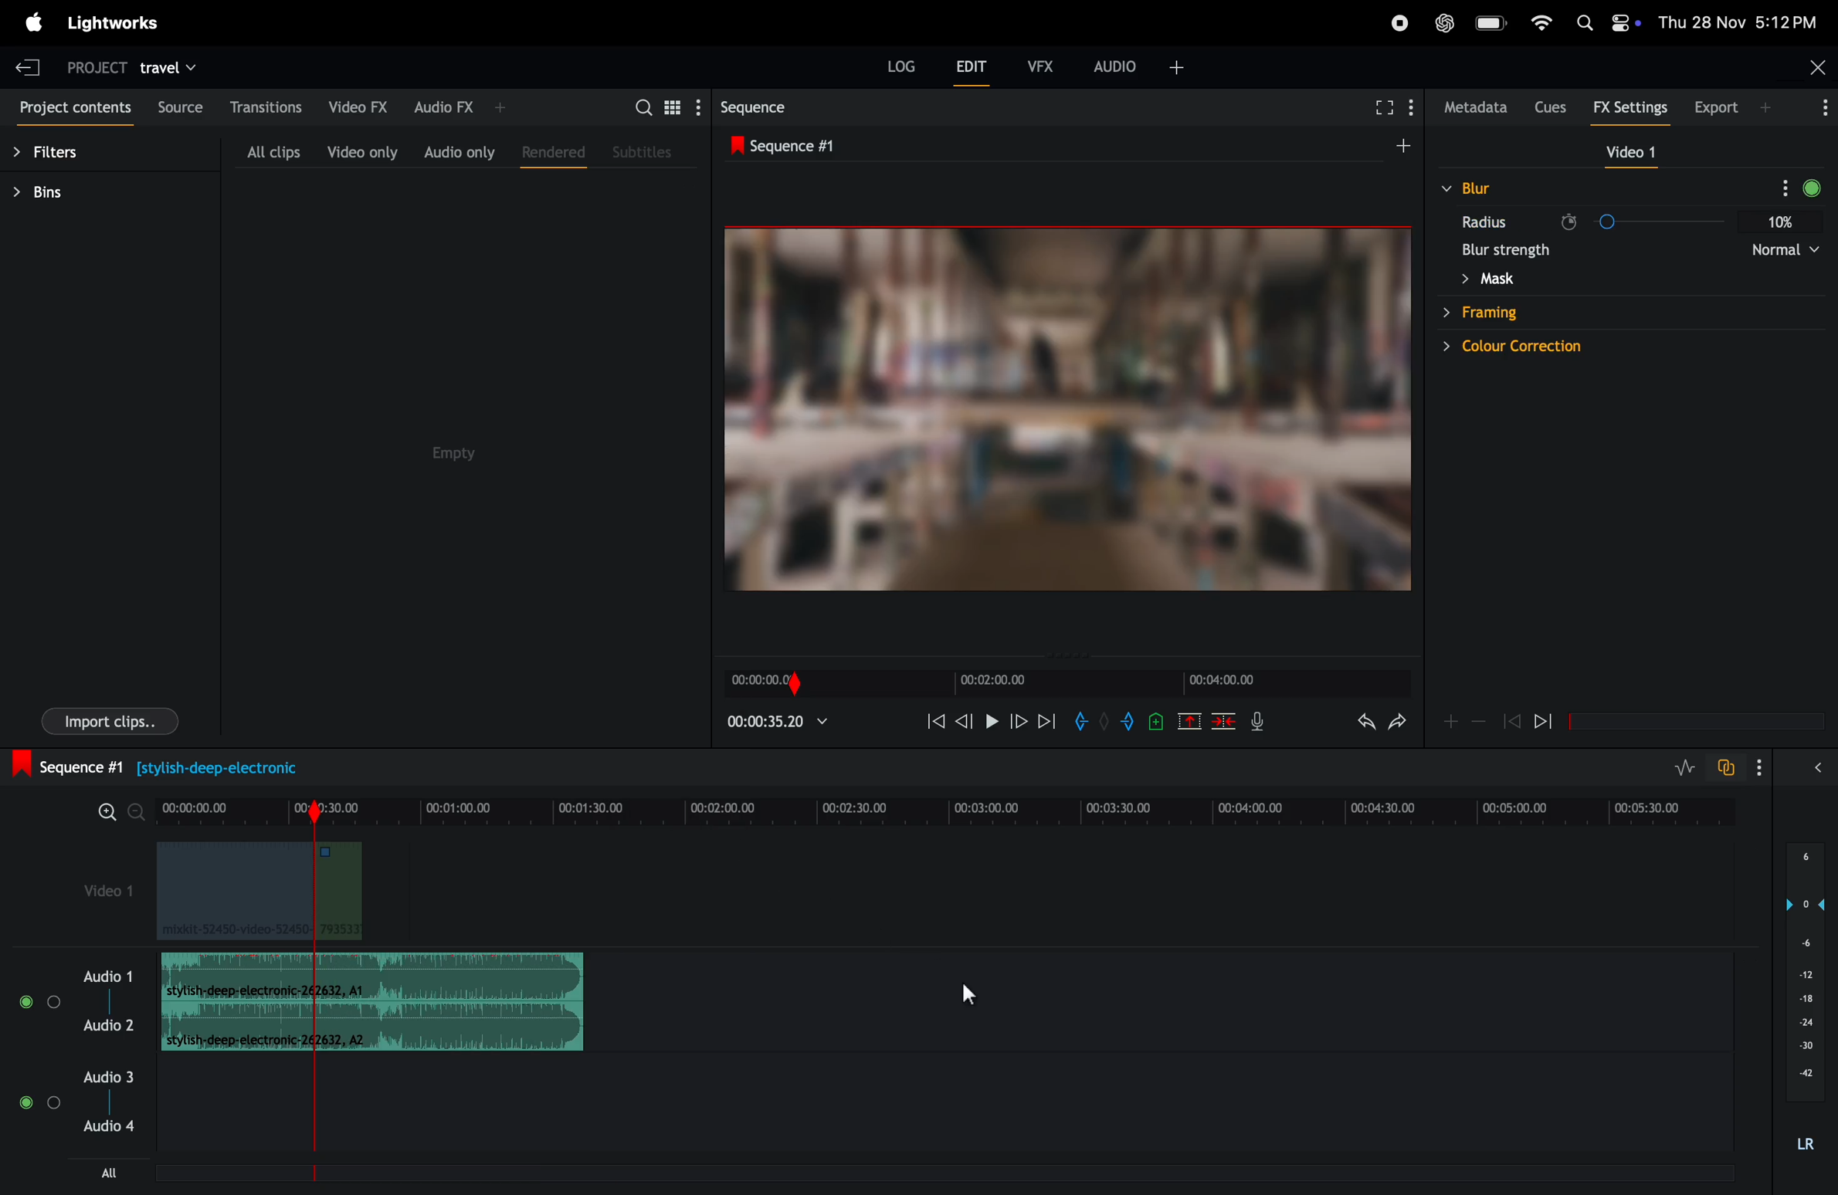  I want to click on export, so click(1724, 107).